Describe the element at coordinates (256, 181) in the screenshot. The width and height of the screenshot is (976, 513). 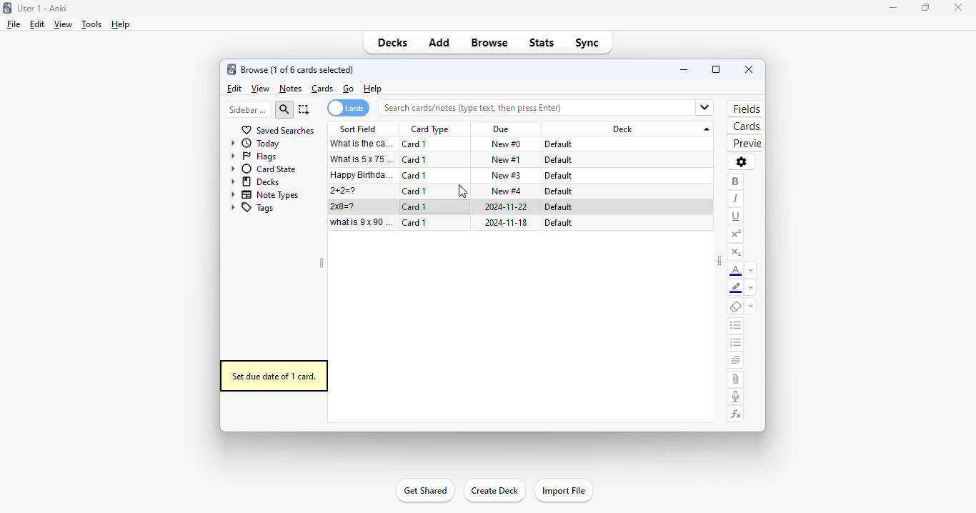
I see `decks` at that location.